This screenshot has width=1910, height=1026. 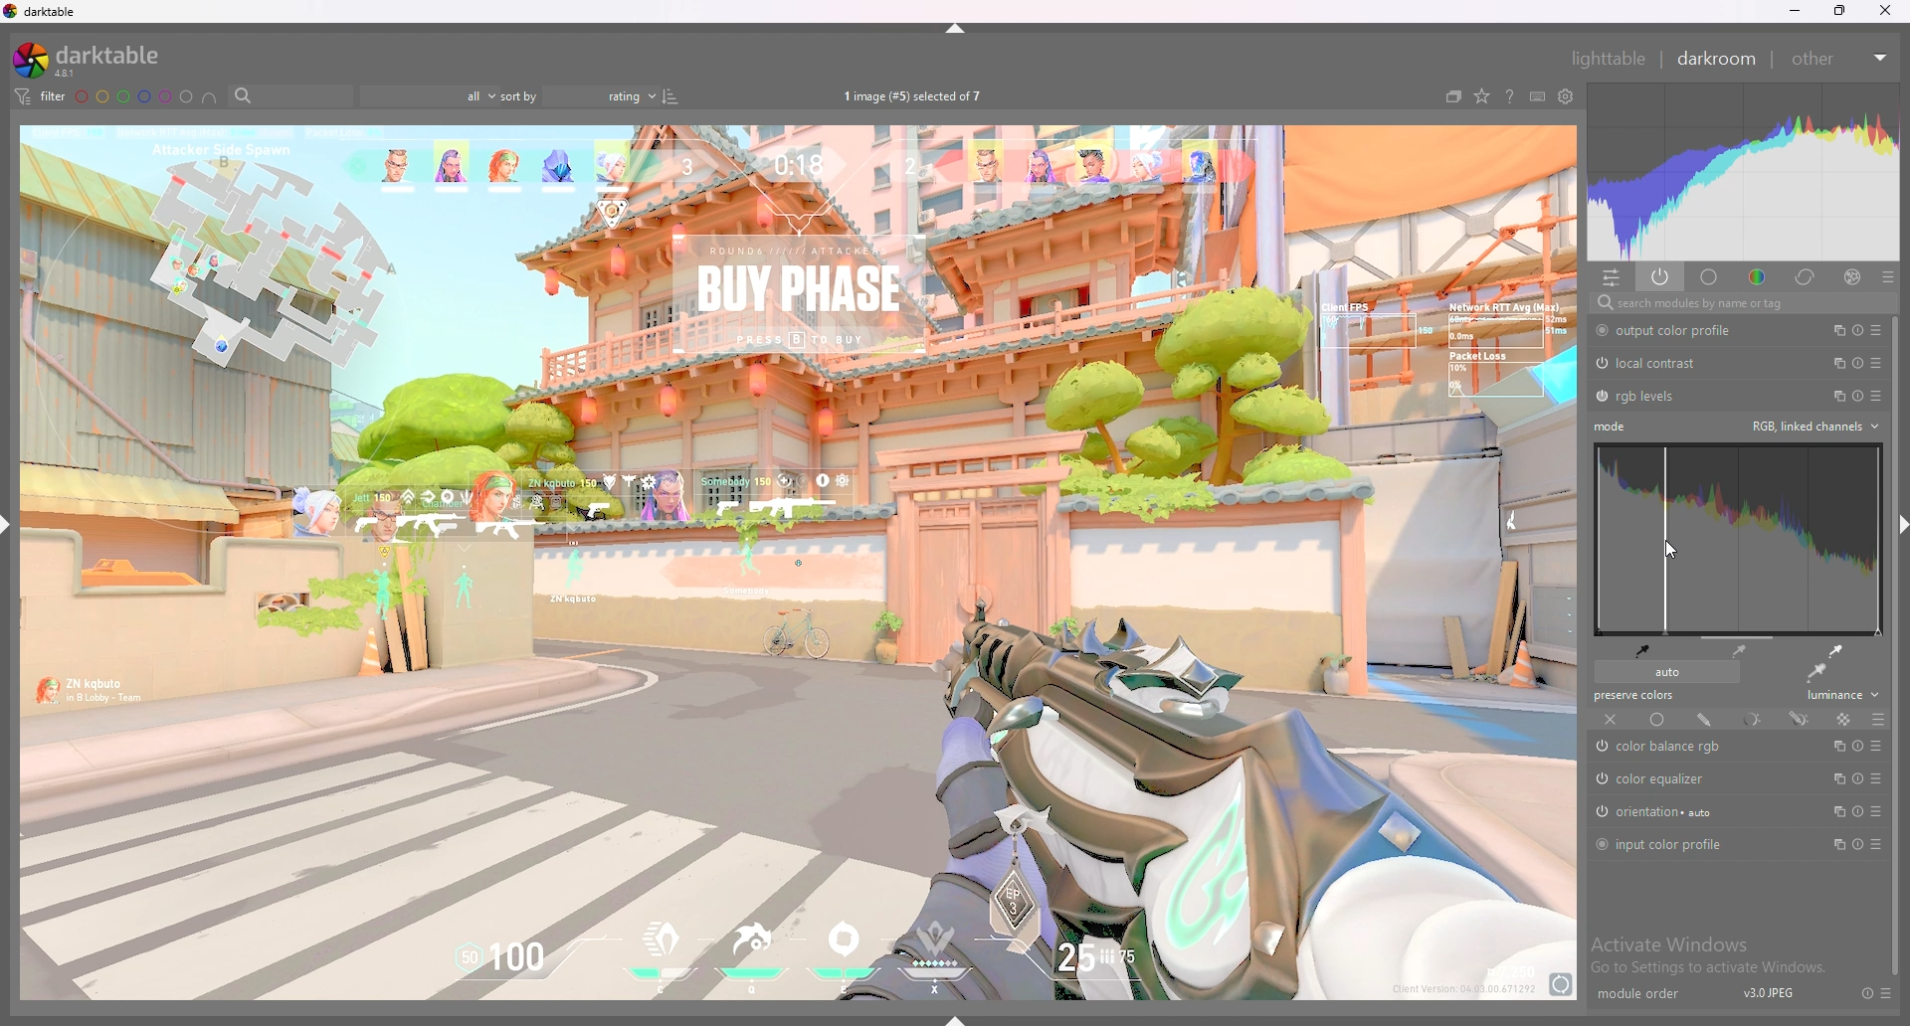 I want to click on hide, so click(x=1905, y=525).